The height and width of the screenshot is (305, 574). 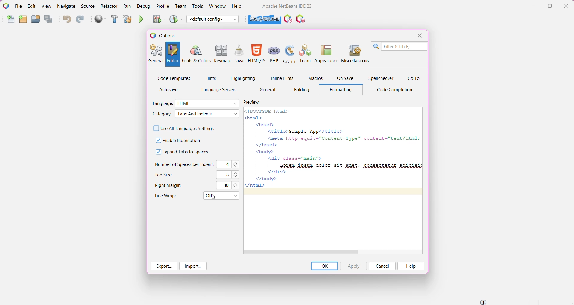 What do you see at coordinates (163, 6) in the screenshot?
I see `Profile` at bounding box center [163, 6].